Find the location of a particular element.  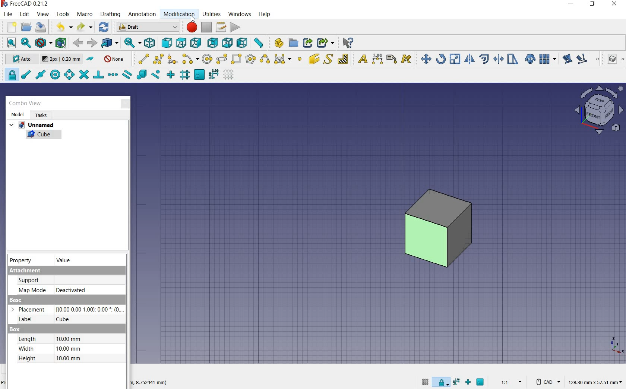

Box is located at coordinates (15, 329).